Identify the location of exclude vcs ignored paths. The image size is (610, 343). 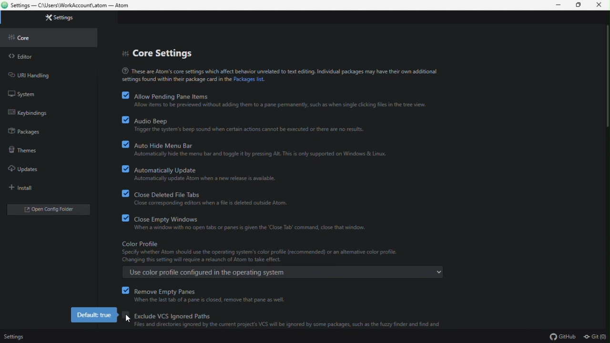
(288, 320).